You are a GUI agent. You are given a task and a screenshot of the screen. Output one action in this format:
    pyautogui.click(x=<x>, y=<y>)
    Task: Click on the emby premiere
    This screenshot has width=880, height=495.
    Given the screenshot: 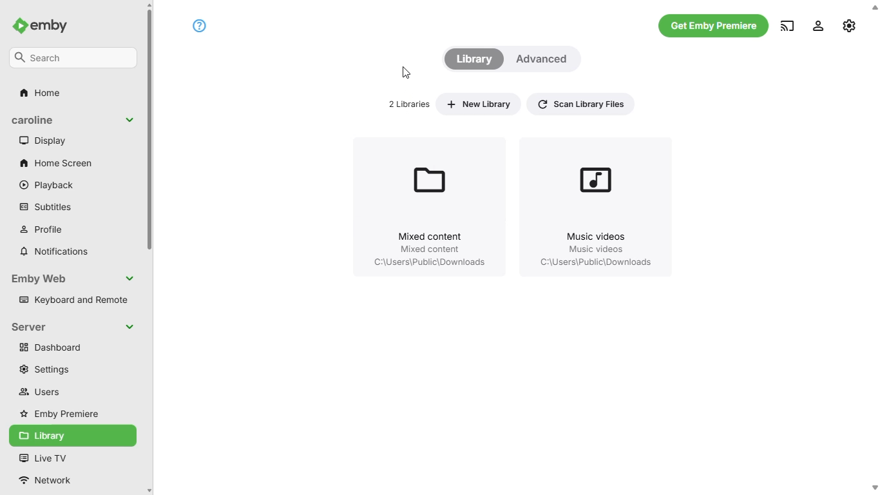 What is the action you would take?
    pyautogui.click(x=60, y=413)
    